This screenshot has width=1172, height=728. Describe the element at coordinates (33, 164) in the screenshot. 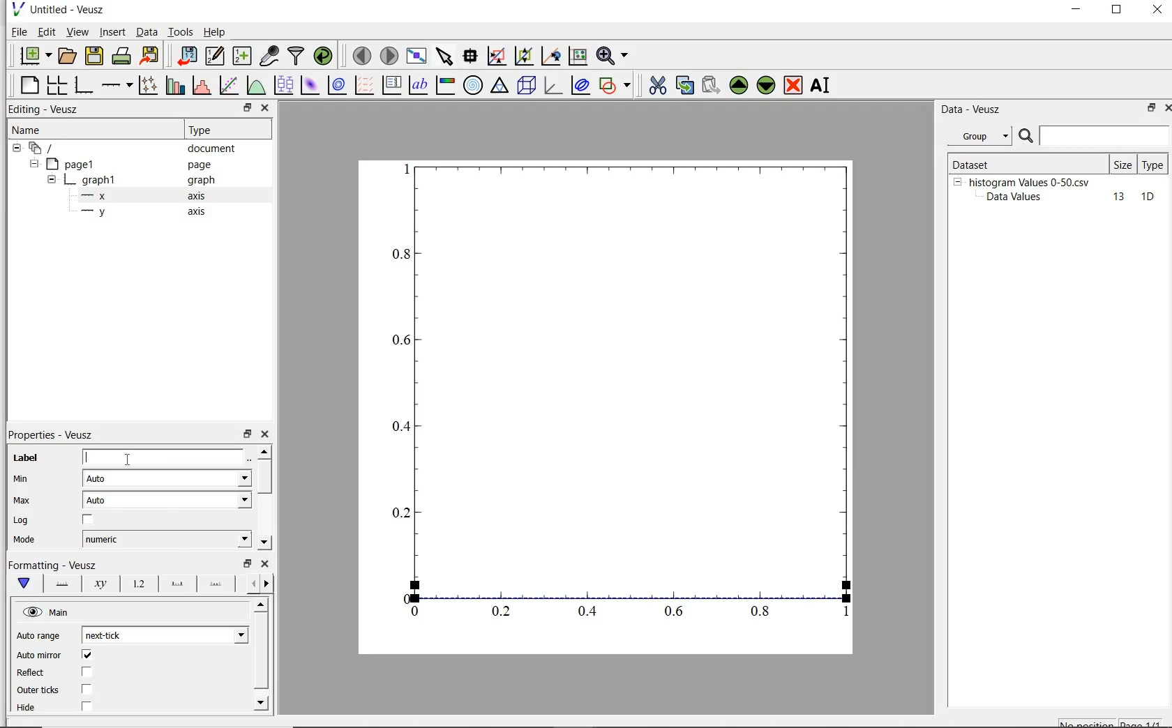

I see `hide` at that location.